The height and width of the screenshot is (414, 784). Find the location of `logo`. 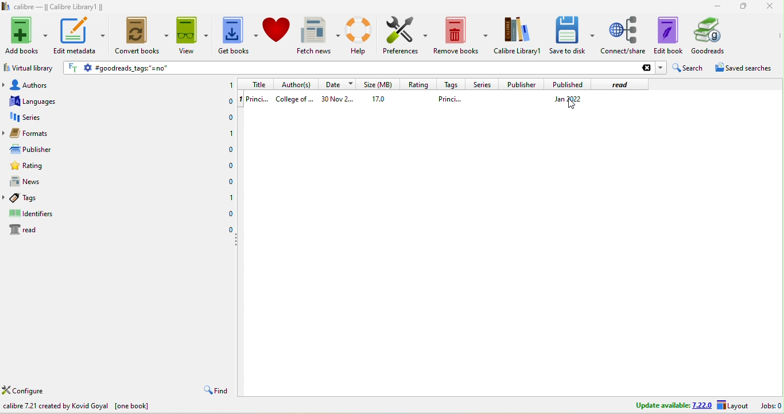

logo is located at coordinates (5, 6).